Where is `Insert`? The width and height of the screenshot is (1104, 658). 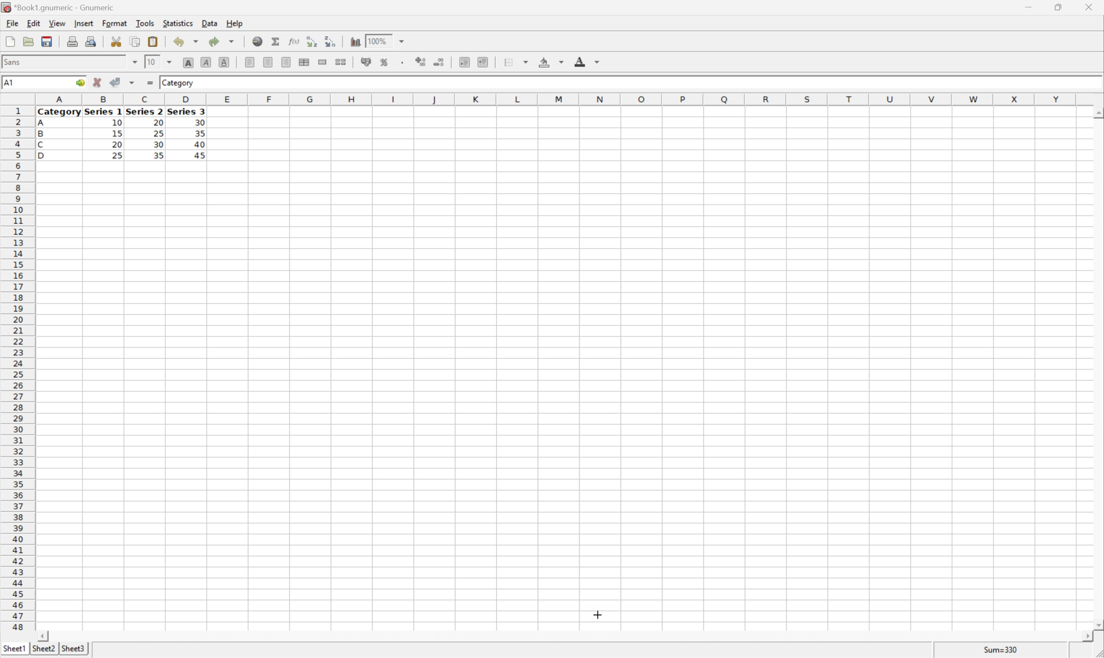 Insert is located at coordinates (84, 23).